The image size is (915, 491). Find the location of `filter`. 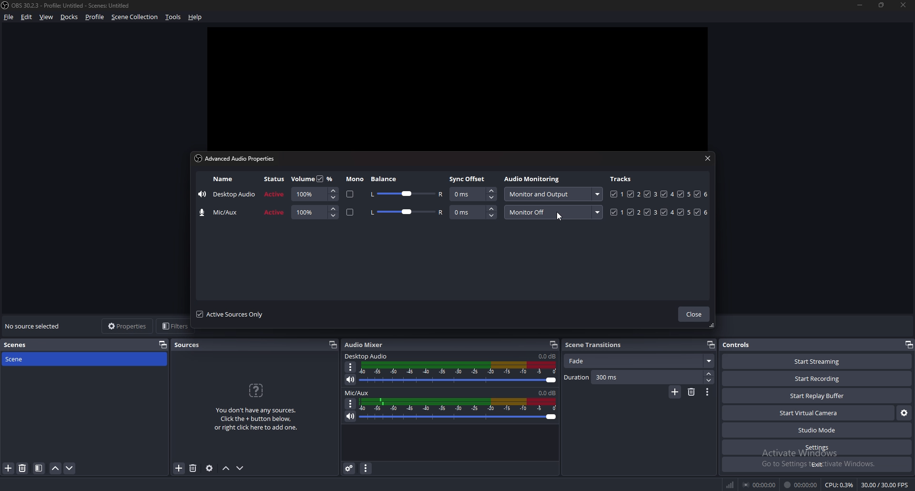

filter is located at coordinates (39, 468).